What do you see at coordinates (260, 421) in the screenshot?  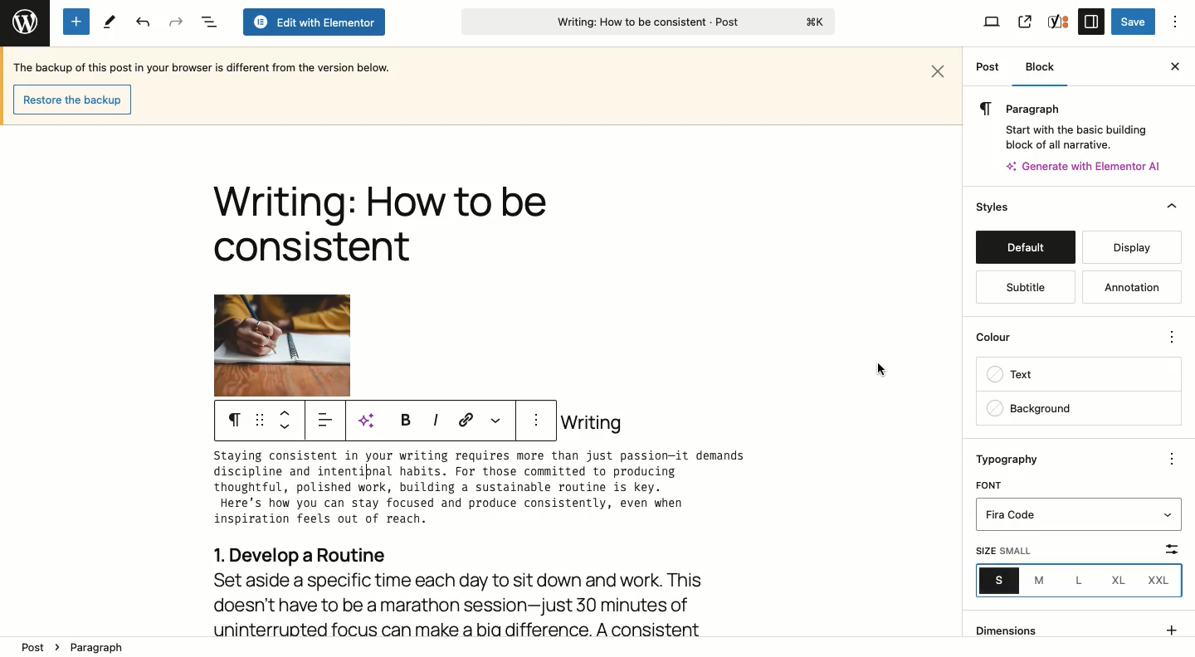 I see `Drag` at bounding box center [260, 421].